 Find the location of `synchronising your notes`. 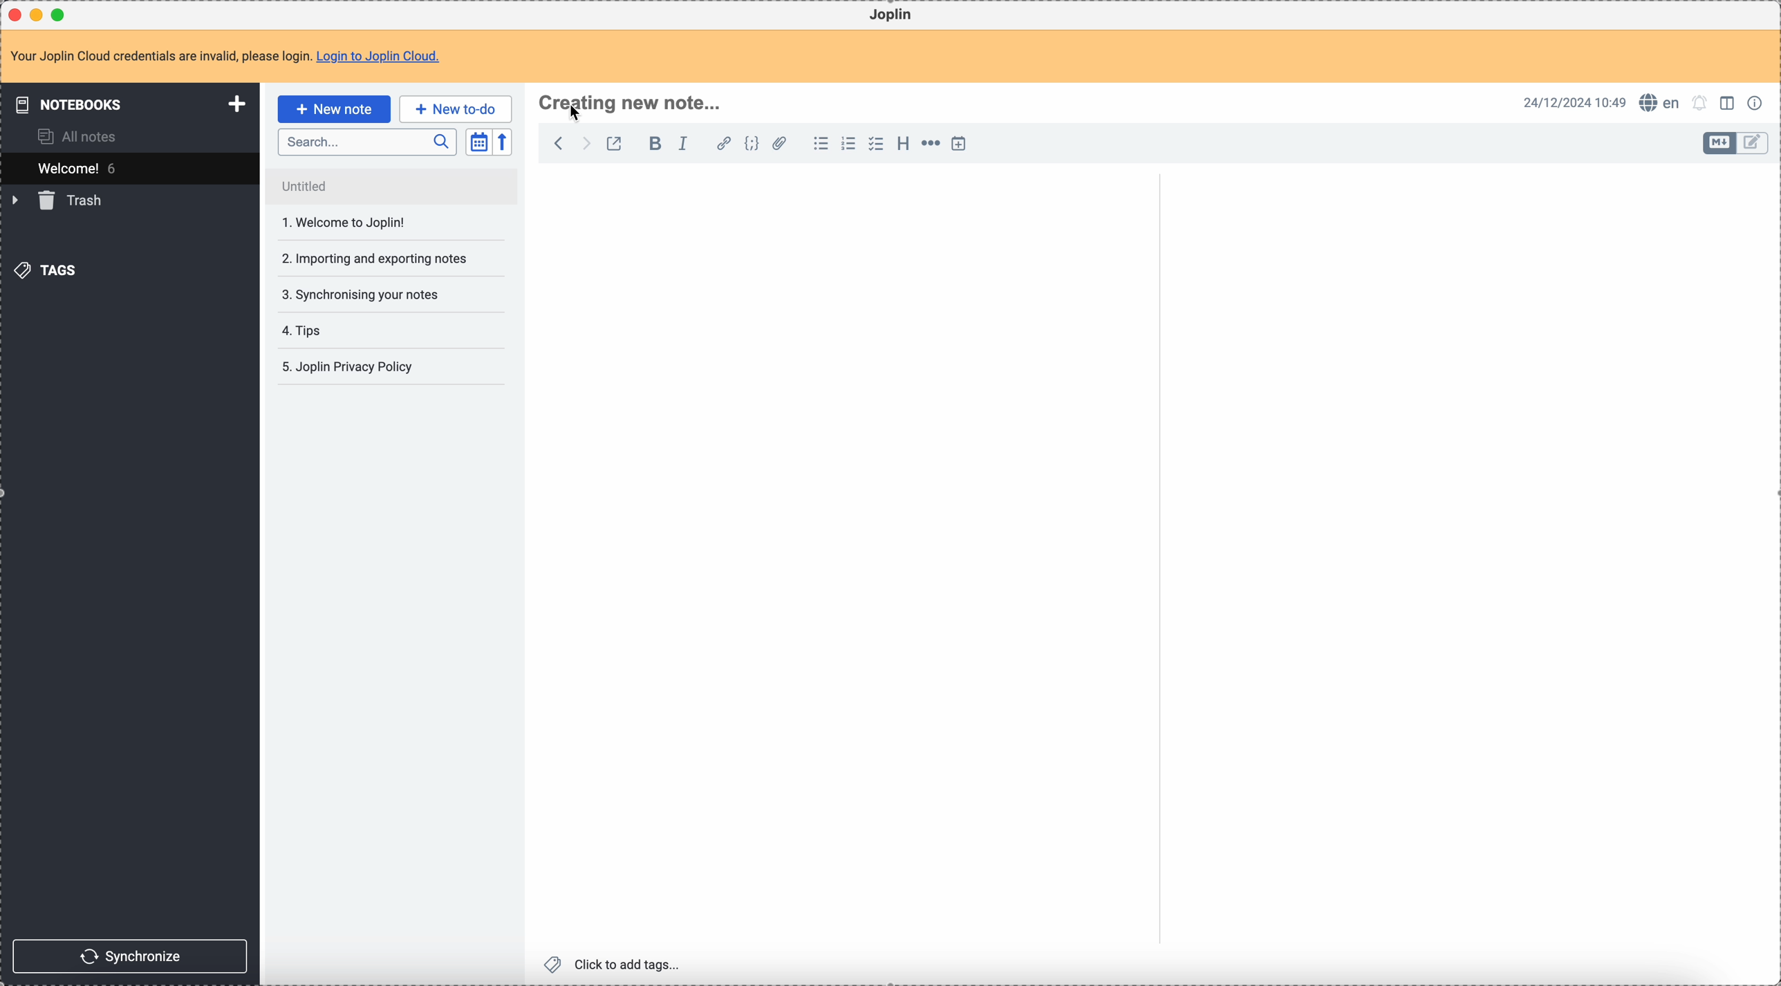

synchronising your notes is located at coordinates (372, 295).